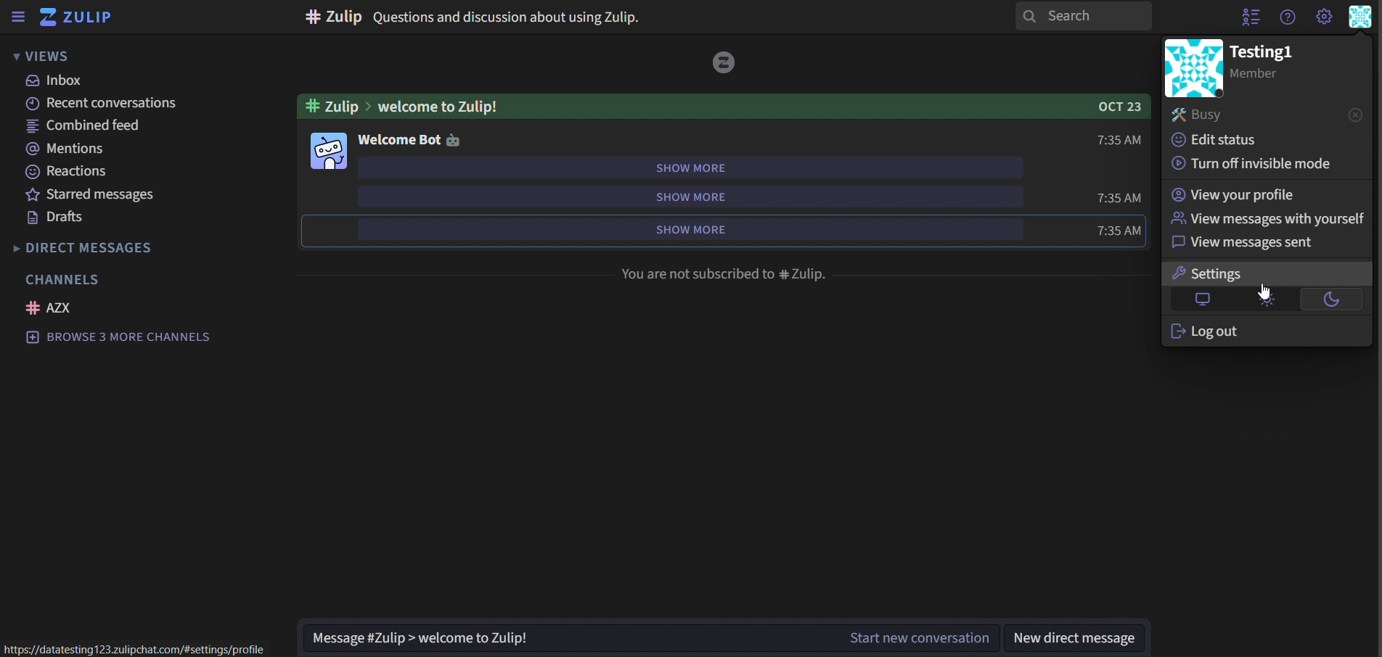  I want to click on Cursor, so click(1264, 292).